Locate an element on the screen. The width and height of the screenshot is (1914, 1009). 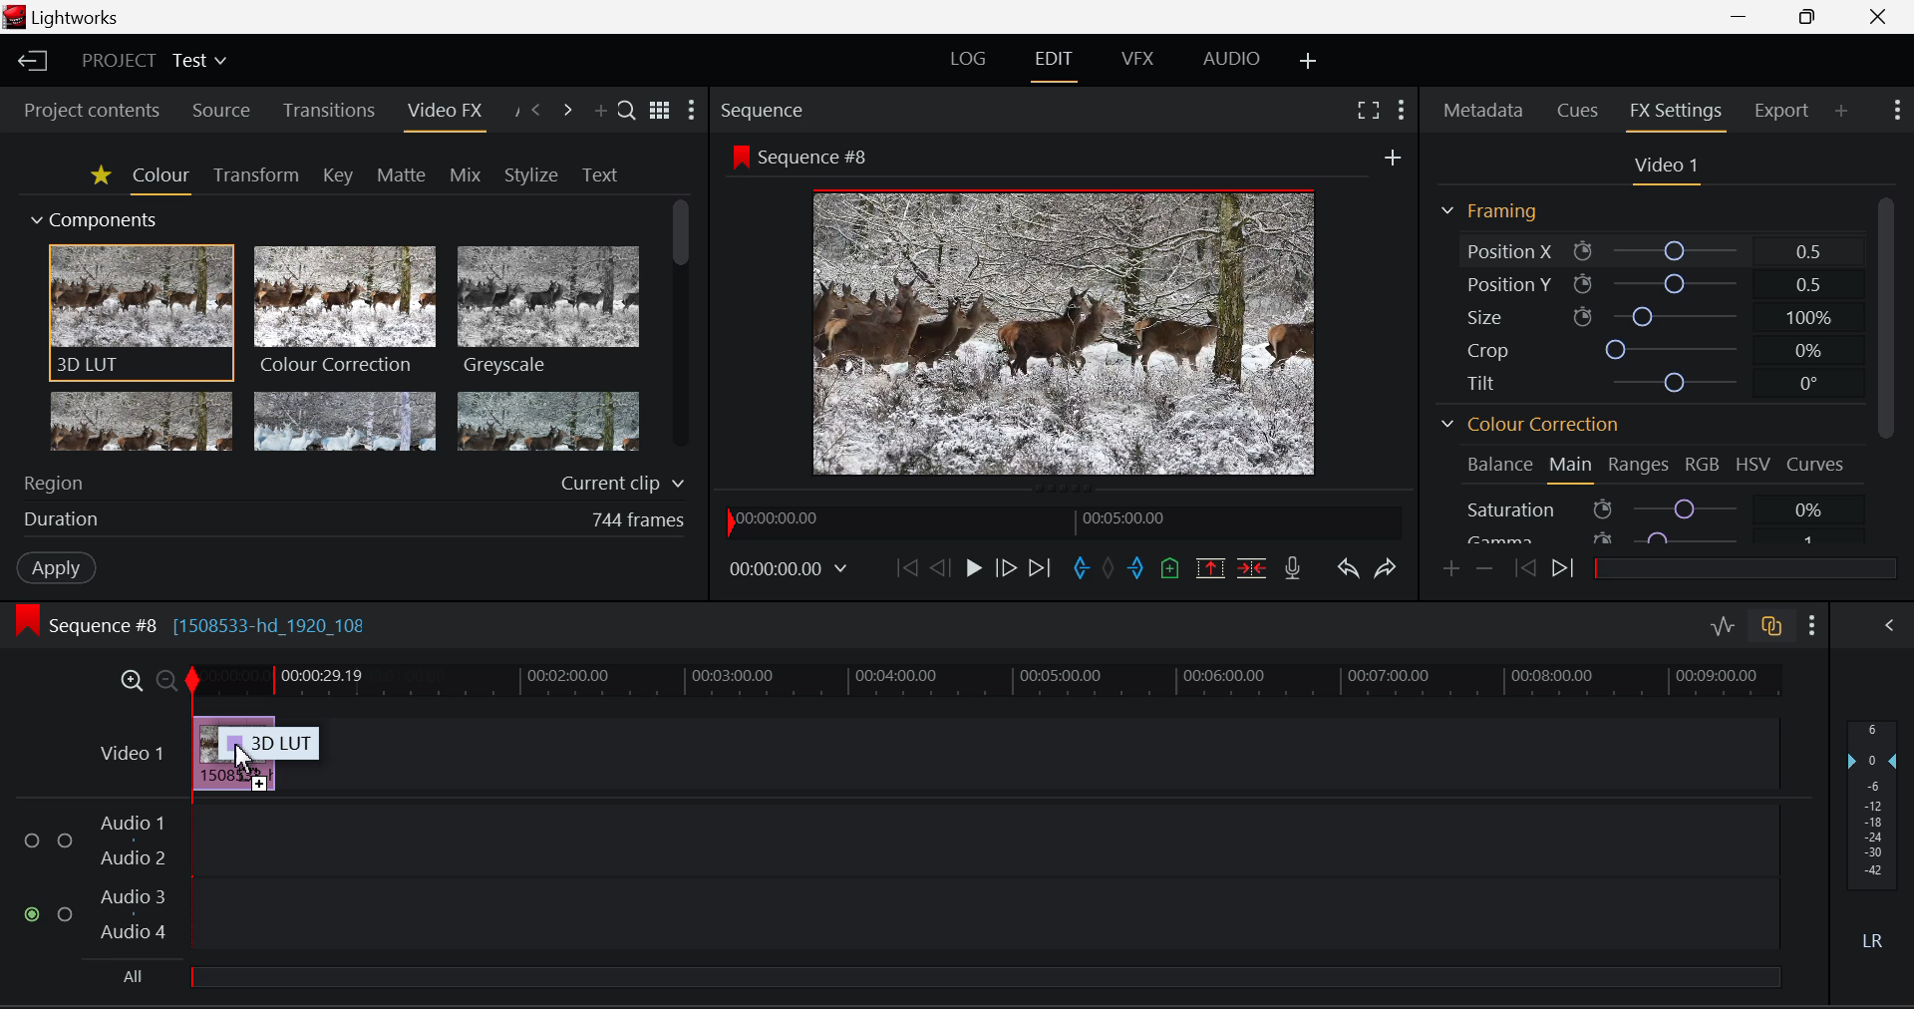
Audio4 is located at coordinates (134, 931).